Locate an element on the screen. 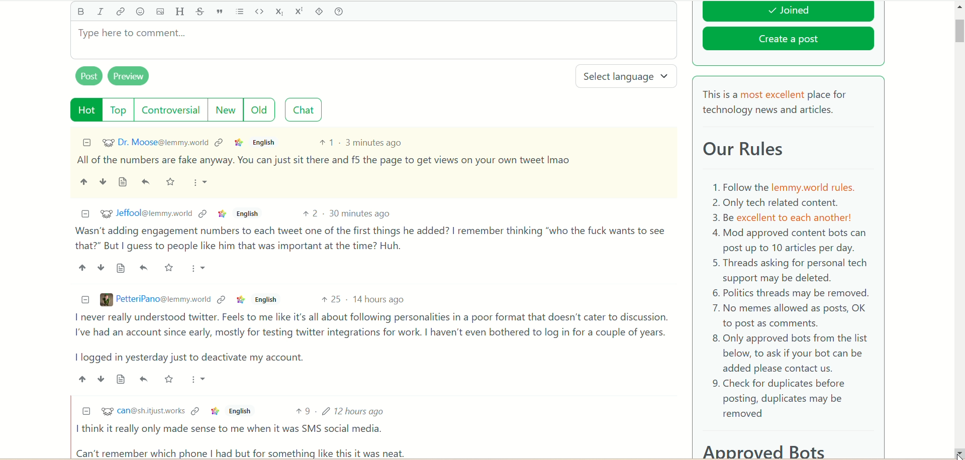  header is located at coordinates (180, 12).